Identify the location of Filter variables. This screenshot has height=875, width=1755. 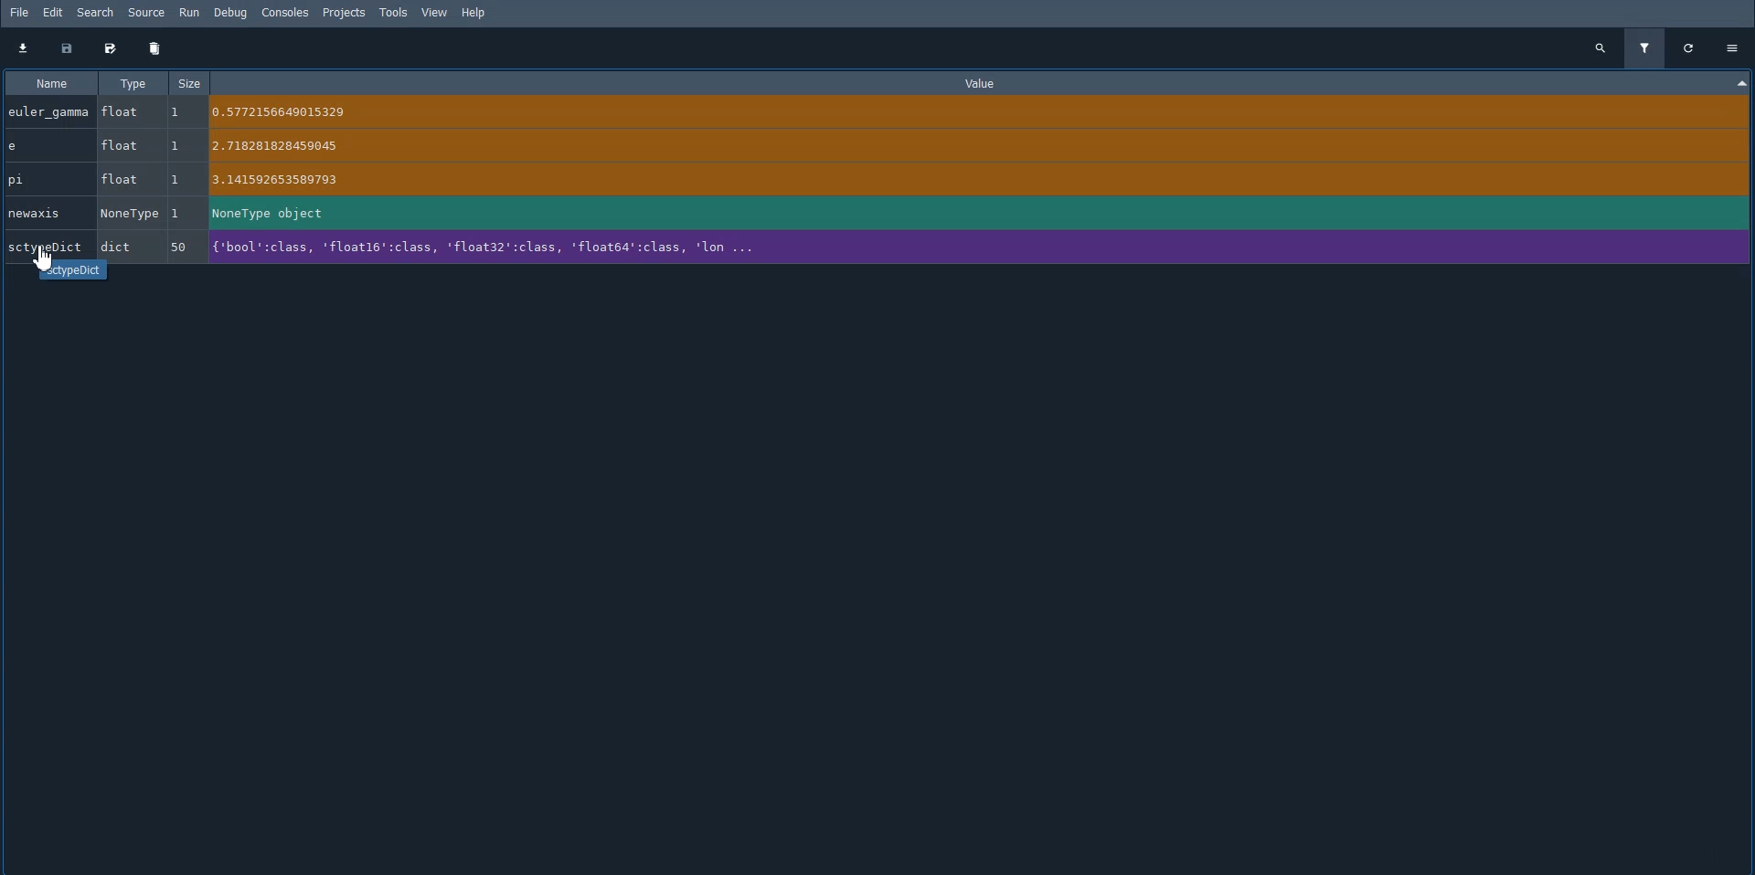
(1647, 47).